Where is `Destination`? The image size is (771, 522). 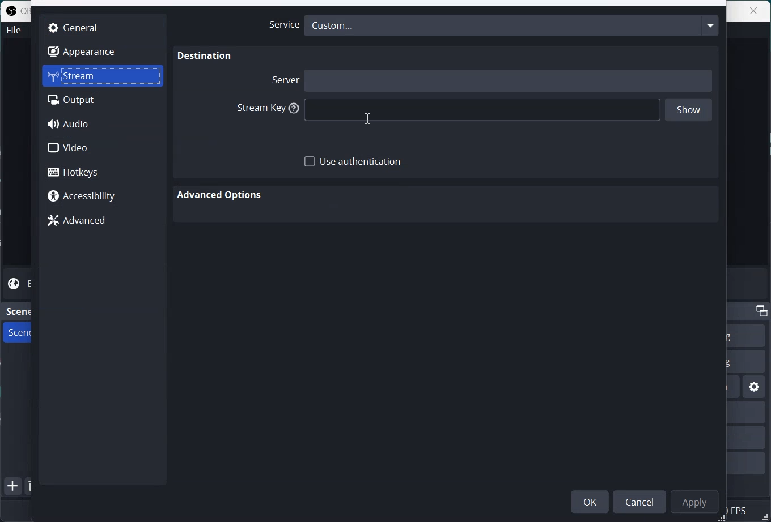 Destination is located at coordinates (205, 56).